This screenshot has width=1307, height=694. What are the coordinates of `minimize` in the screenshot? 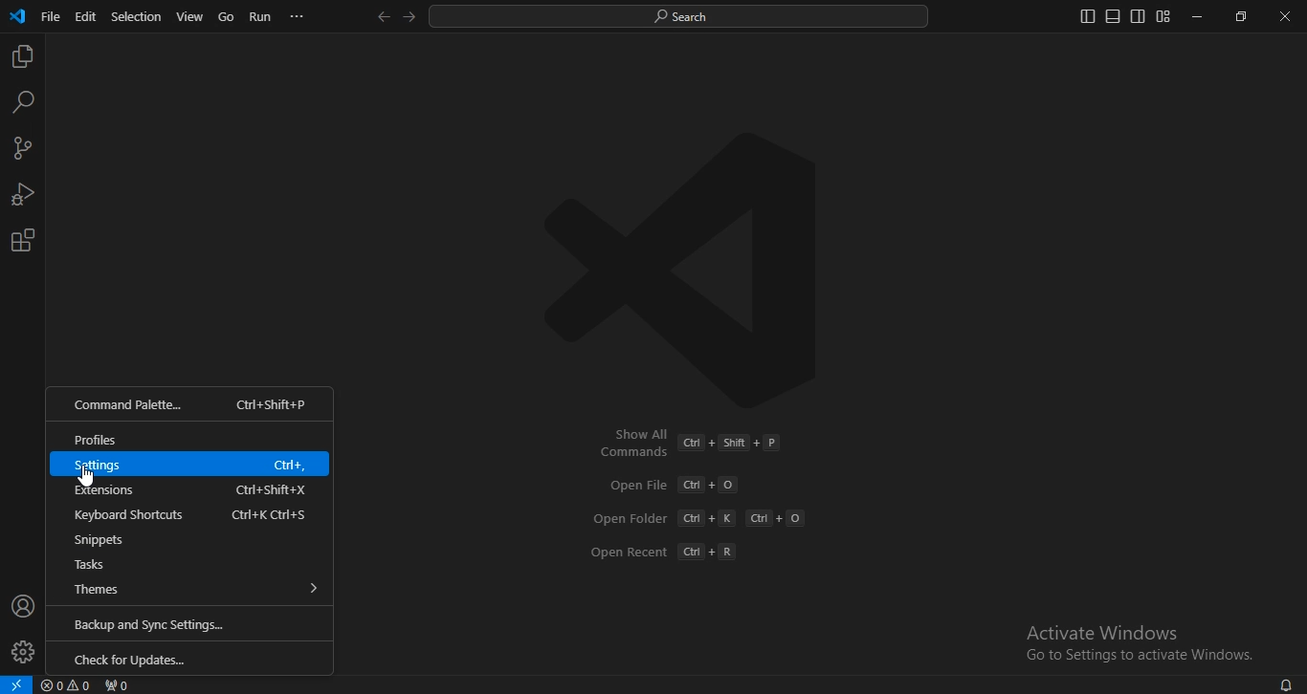 It's located at (1194, 17).